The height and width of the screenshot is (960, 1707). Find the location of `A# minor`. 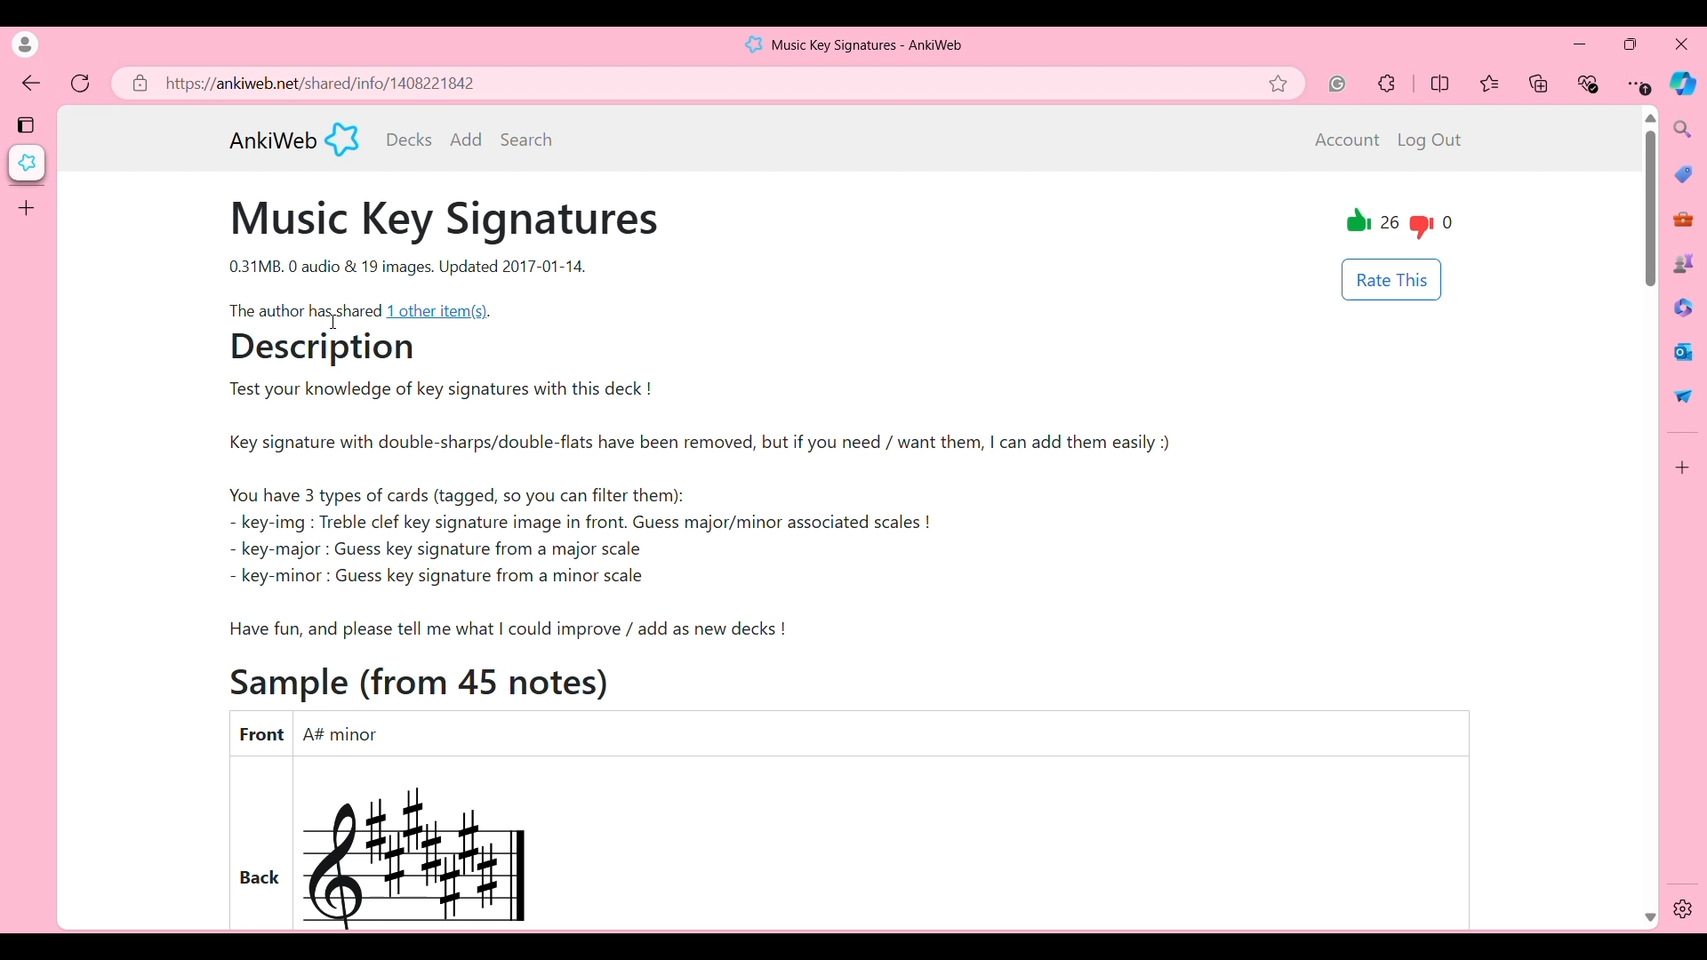

A# minor is located at coordinates (356, 734).